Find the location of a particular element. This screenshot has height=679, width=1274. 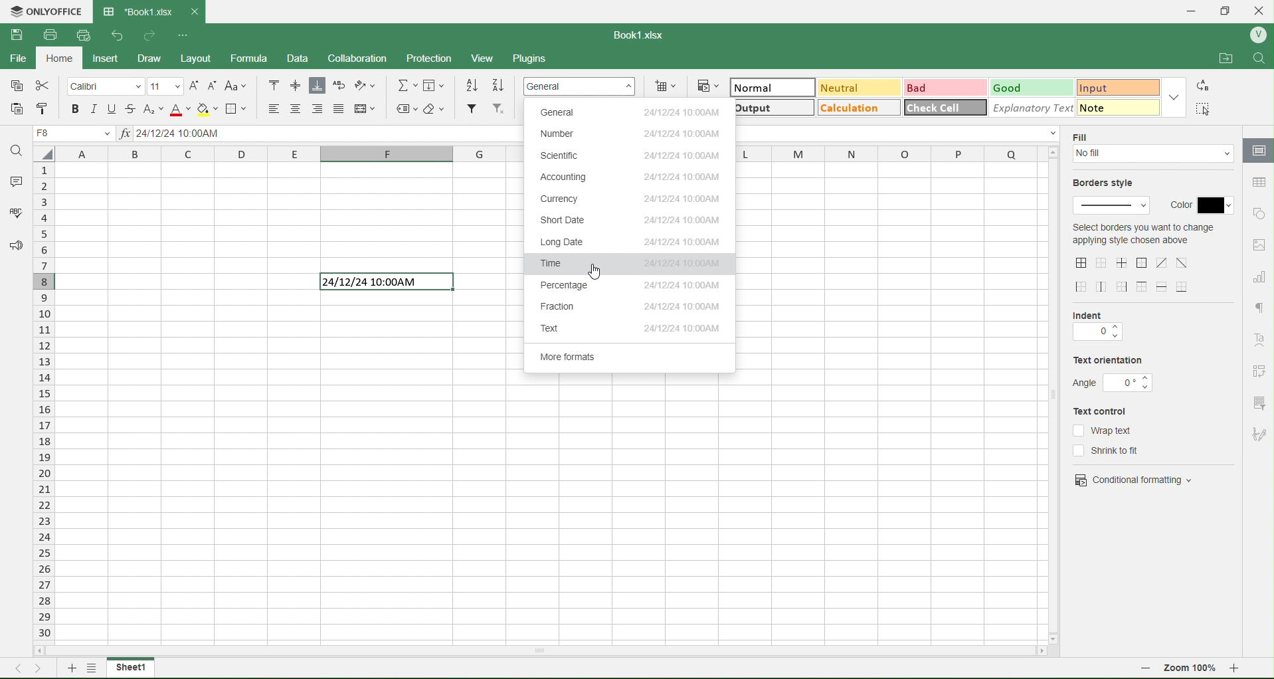

Layout is located at coordinates (205, 58).